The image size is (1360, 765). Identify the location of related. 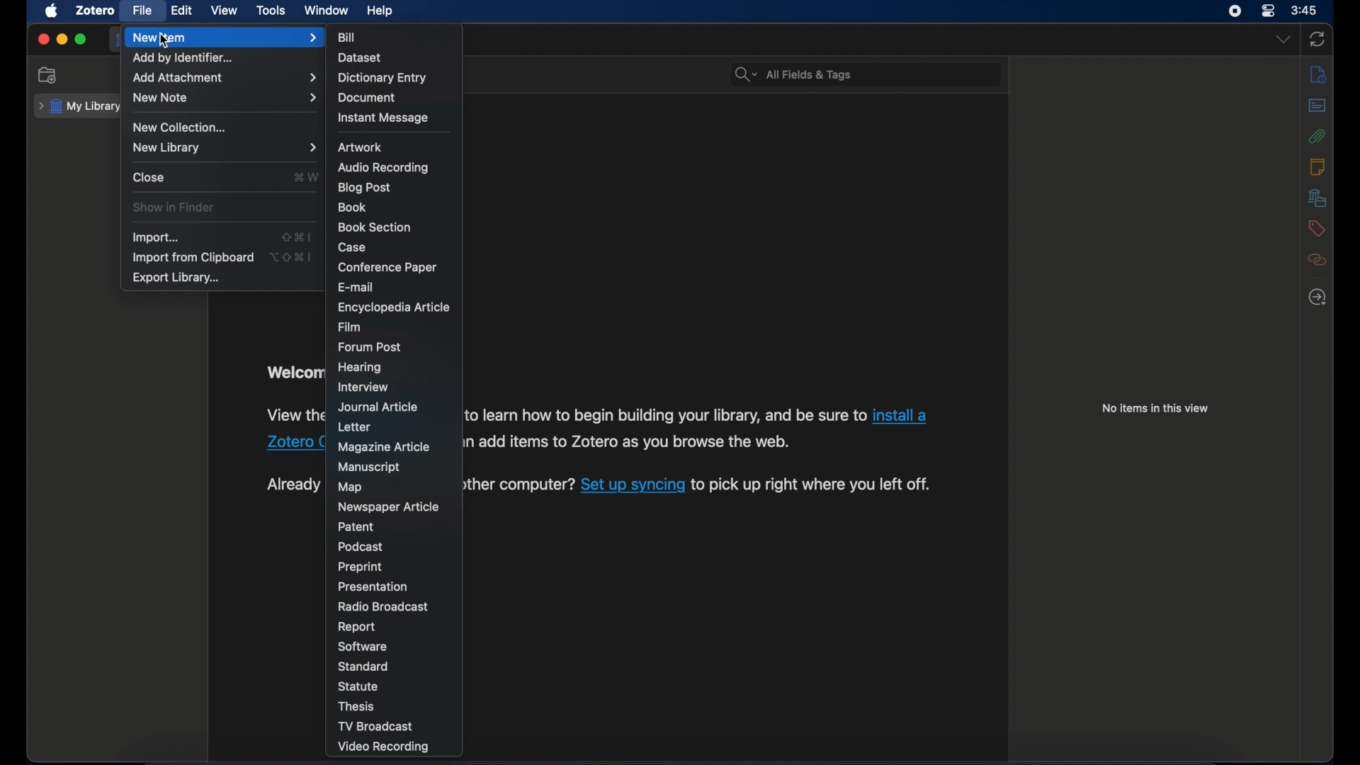
(1318, 260).